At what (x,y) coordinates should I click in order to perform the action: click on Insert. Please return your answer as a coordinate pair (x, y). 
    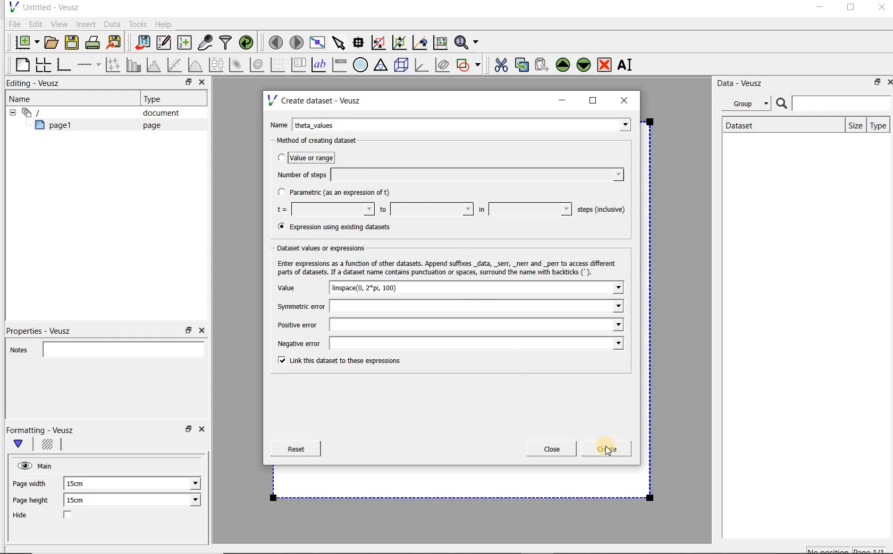
    Looking at the image, I should click on (87, 24).